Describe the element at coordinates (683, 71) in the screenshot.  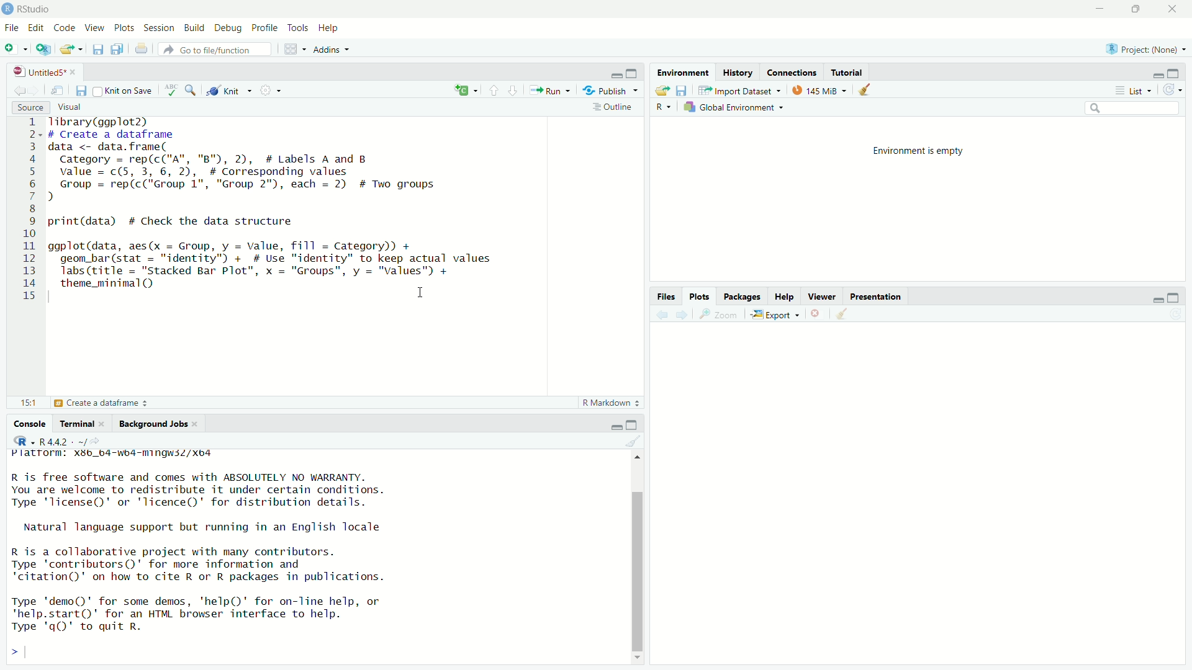
I see `Environmental` at that location.